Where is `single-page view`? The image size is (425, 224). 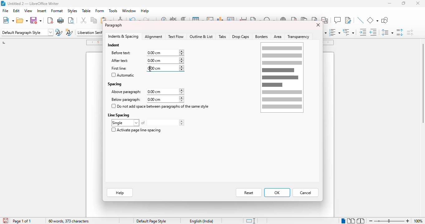
single-page view is located at coordinates (343, 221).